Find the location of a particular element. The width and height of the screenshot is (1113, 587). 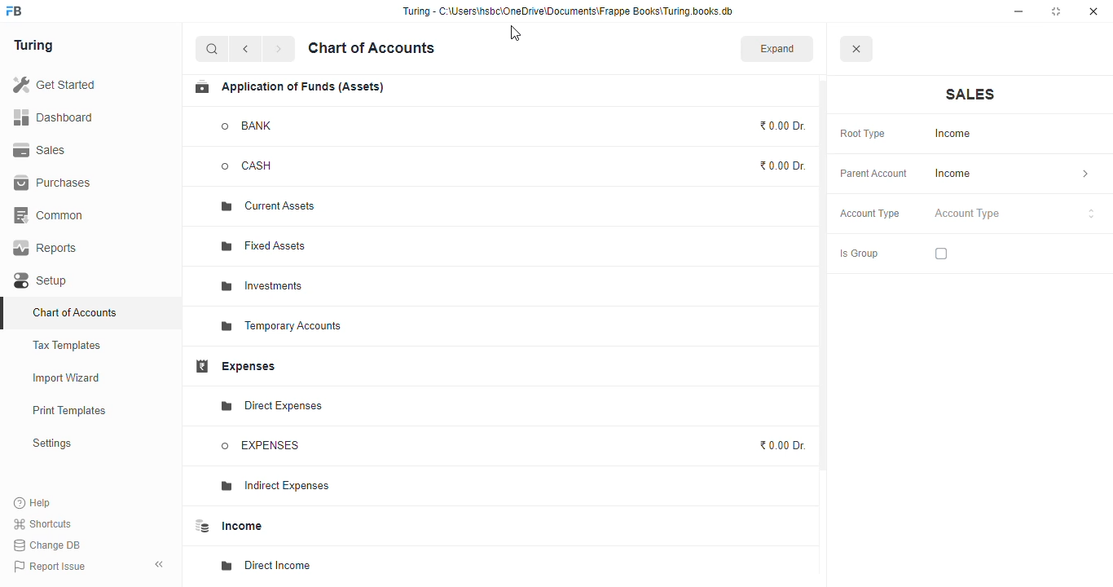

chart of accounts is located at coordinates (75, 312).